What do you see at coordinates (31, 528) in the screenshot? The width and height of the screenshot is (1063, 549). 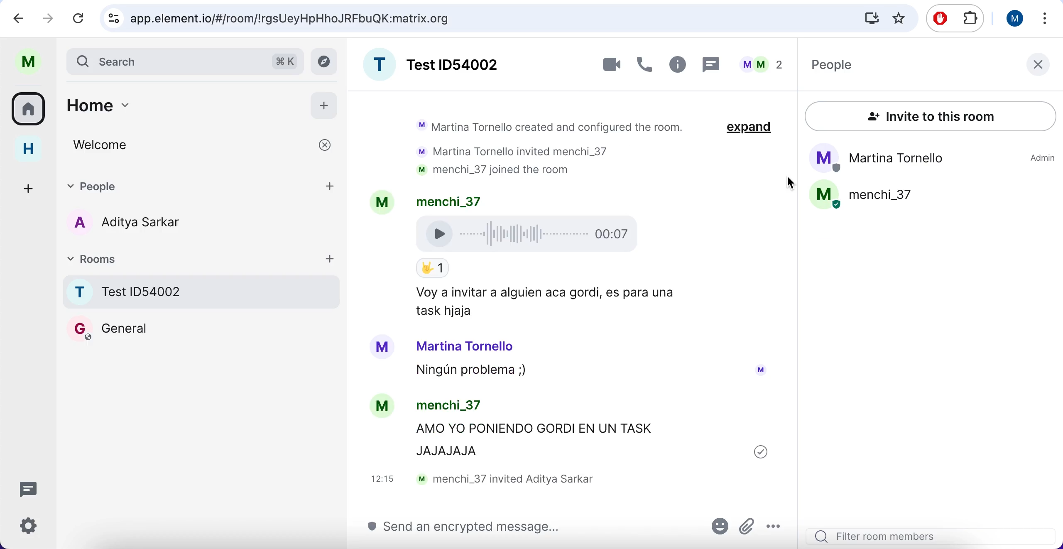 I see `configuration` at bounding box center [31, 528].